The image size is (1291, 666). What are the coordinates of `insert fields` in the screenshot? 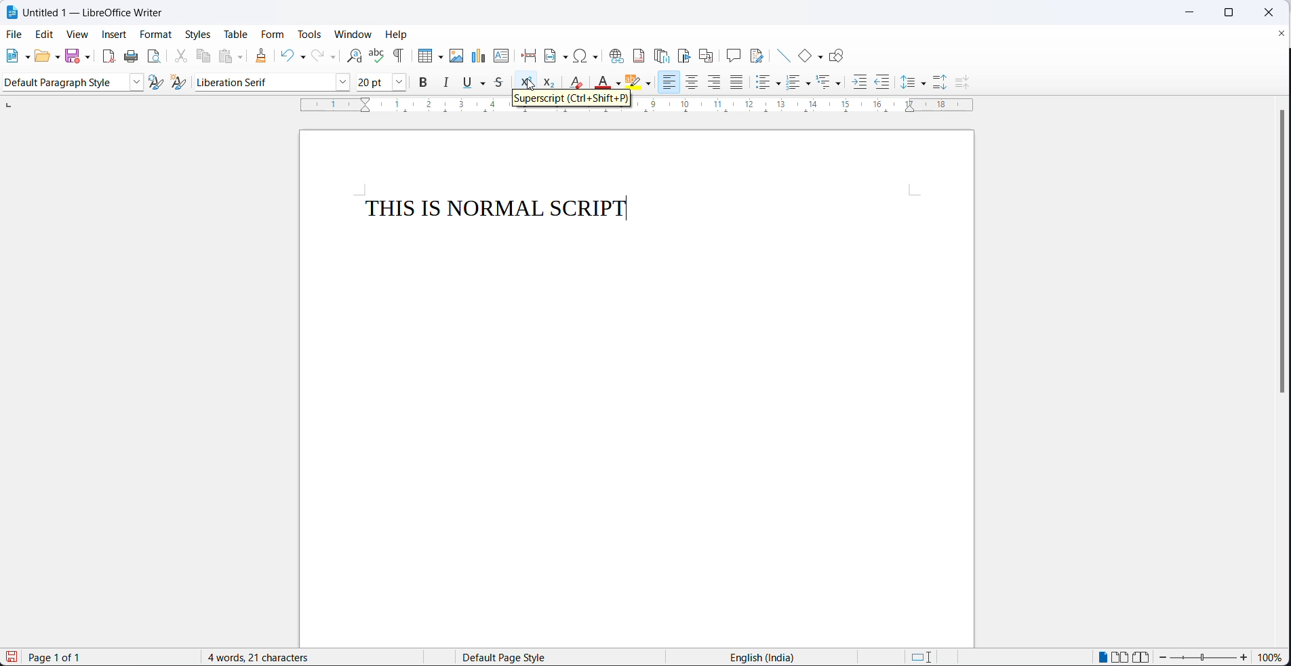 It's located at (555, 54).